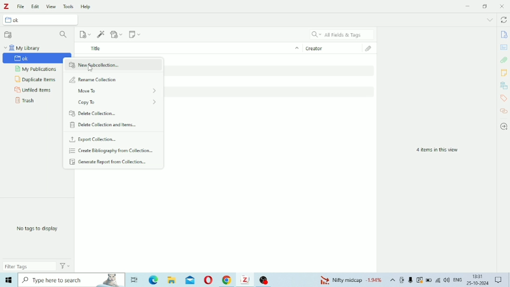 This screenshot has height=287, width=510. Describe the element at coordinates (113, 65) in the screenshot. I see `New Subcollection` at that location.